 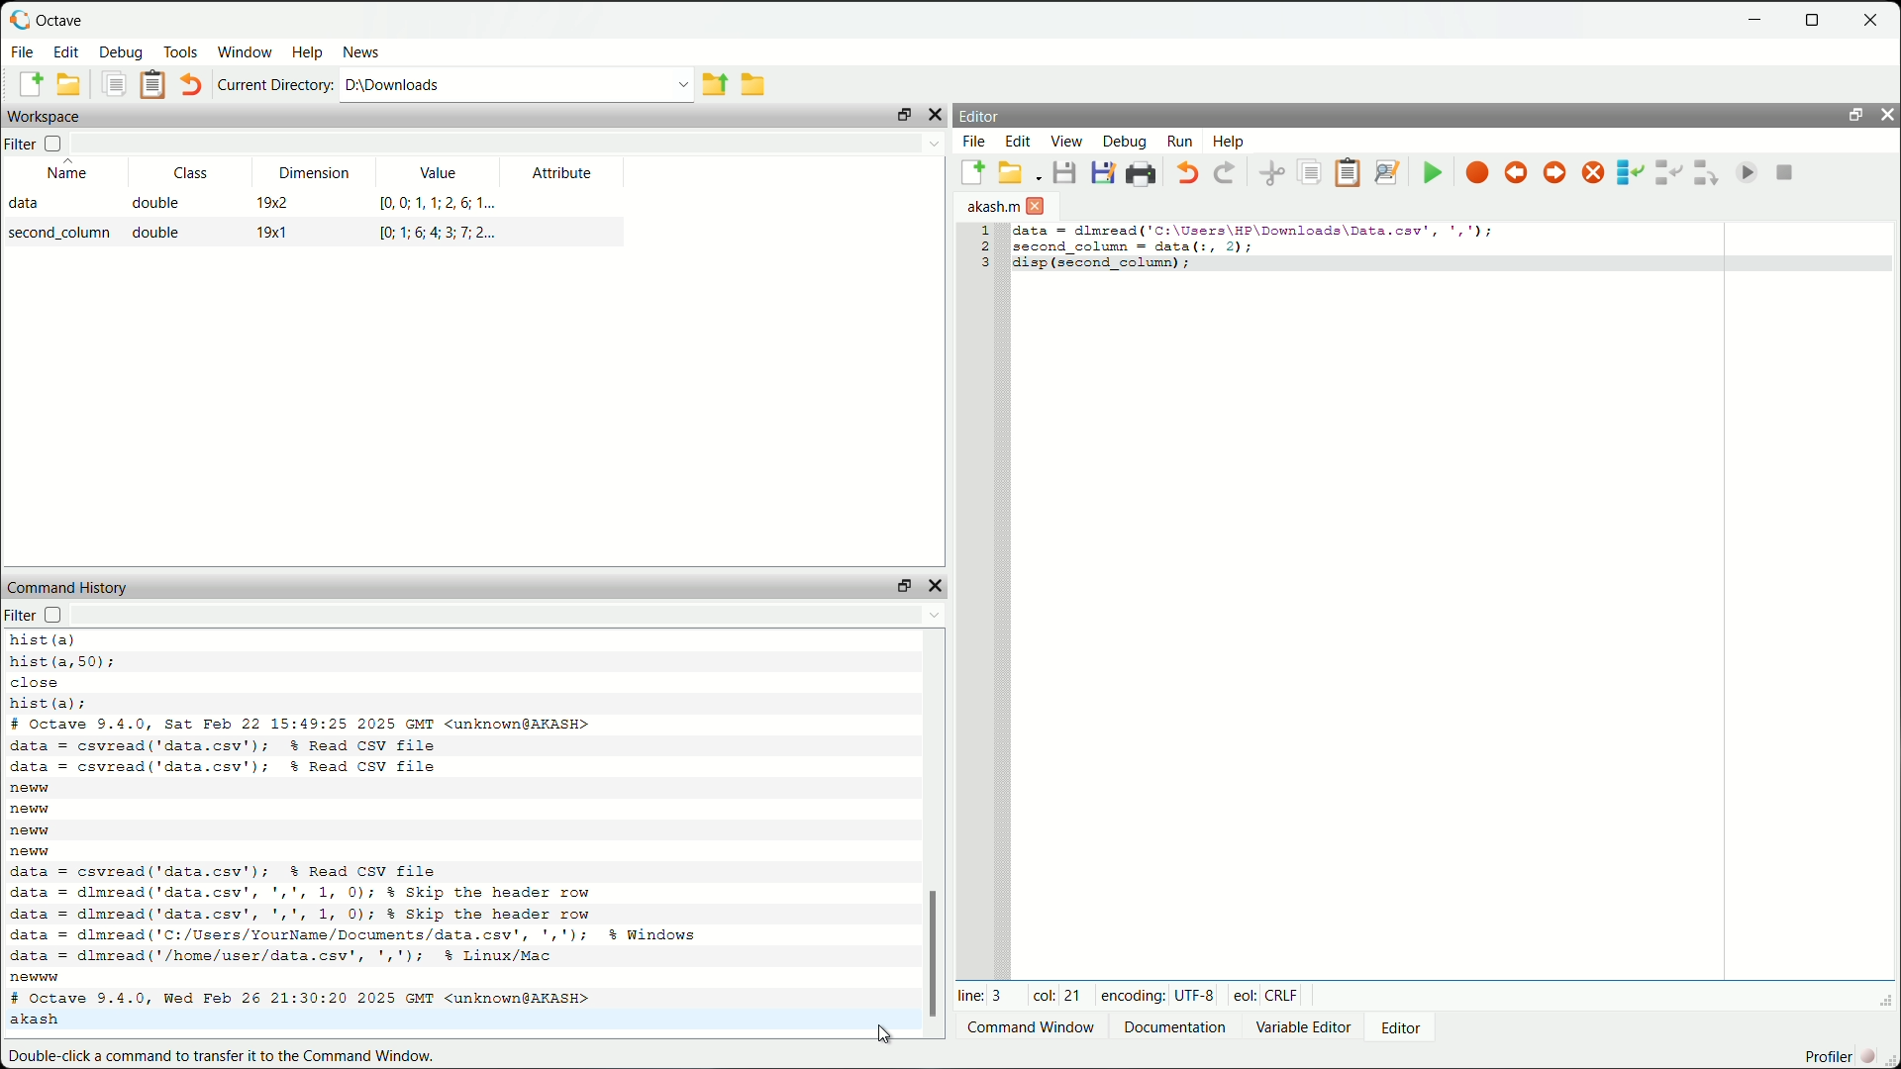 What do you see at coordinates (754, 84) in the screenshot?
I see `browse directories` at bounding box center [754, 84].